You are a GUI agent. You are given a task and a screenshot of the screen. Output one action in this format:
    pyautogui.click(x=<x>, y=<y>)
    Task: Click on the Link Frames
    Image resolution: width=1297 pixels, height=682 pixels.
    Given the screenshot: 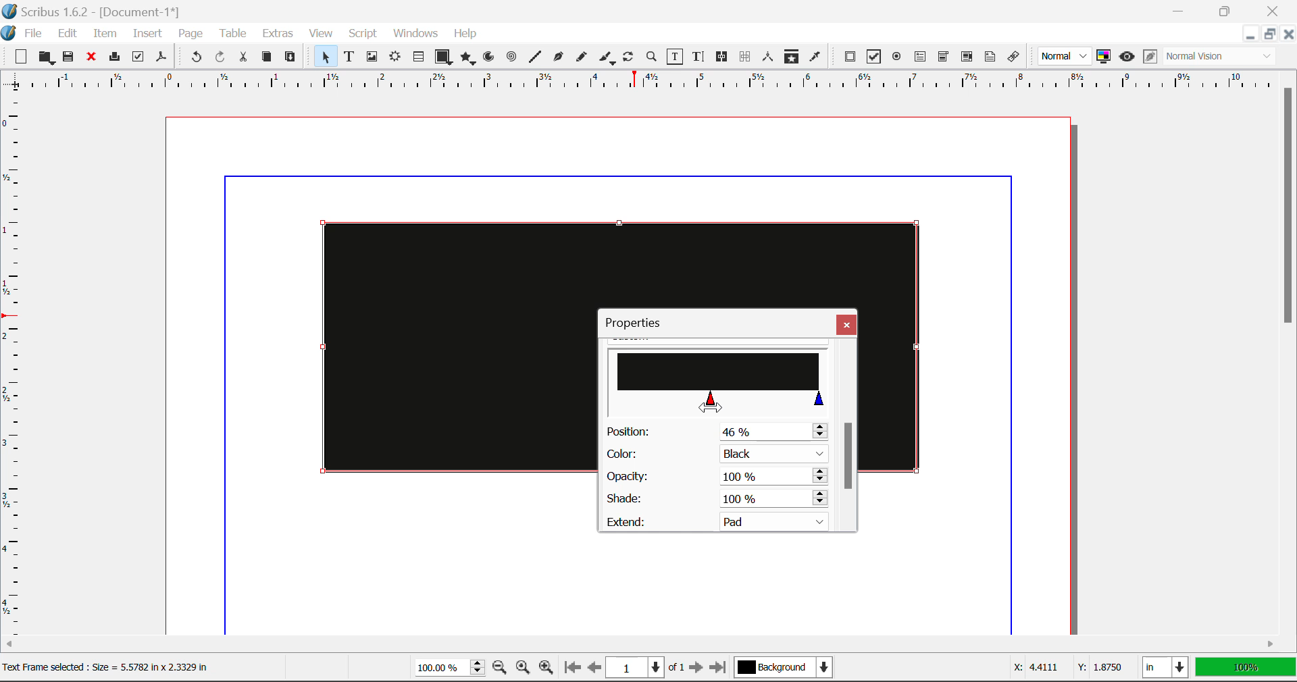 What is the action you would take?
    pyautogui.click(x=724, y=57)
    